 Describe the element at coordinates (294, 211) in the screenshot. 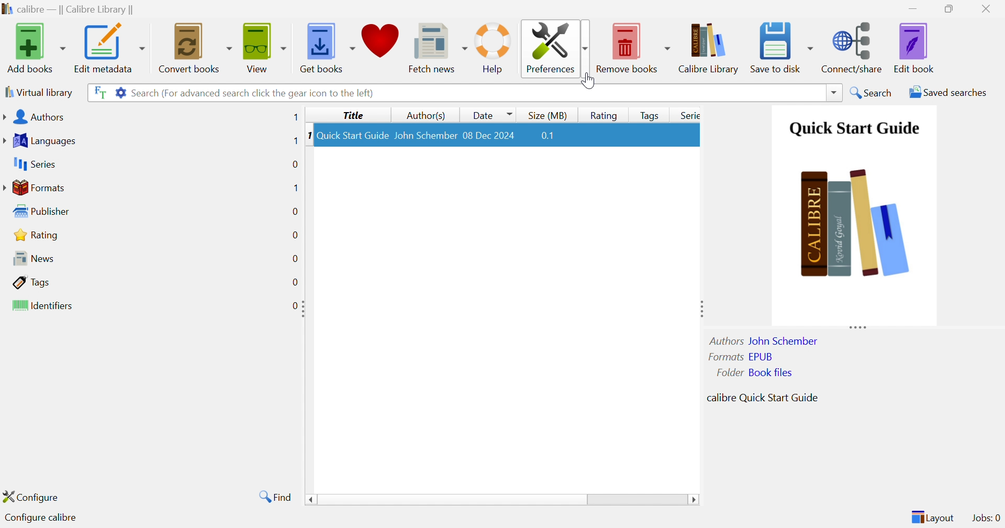

I see `0` at that location.